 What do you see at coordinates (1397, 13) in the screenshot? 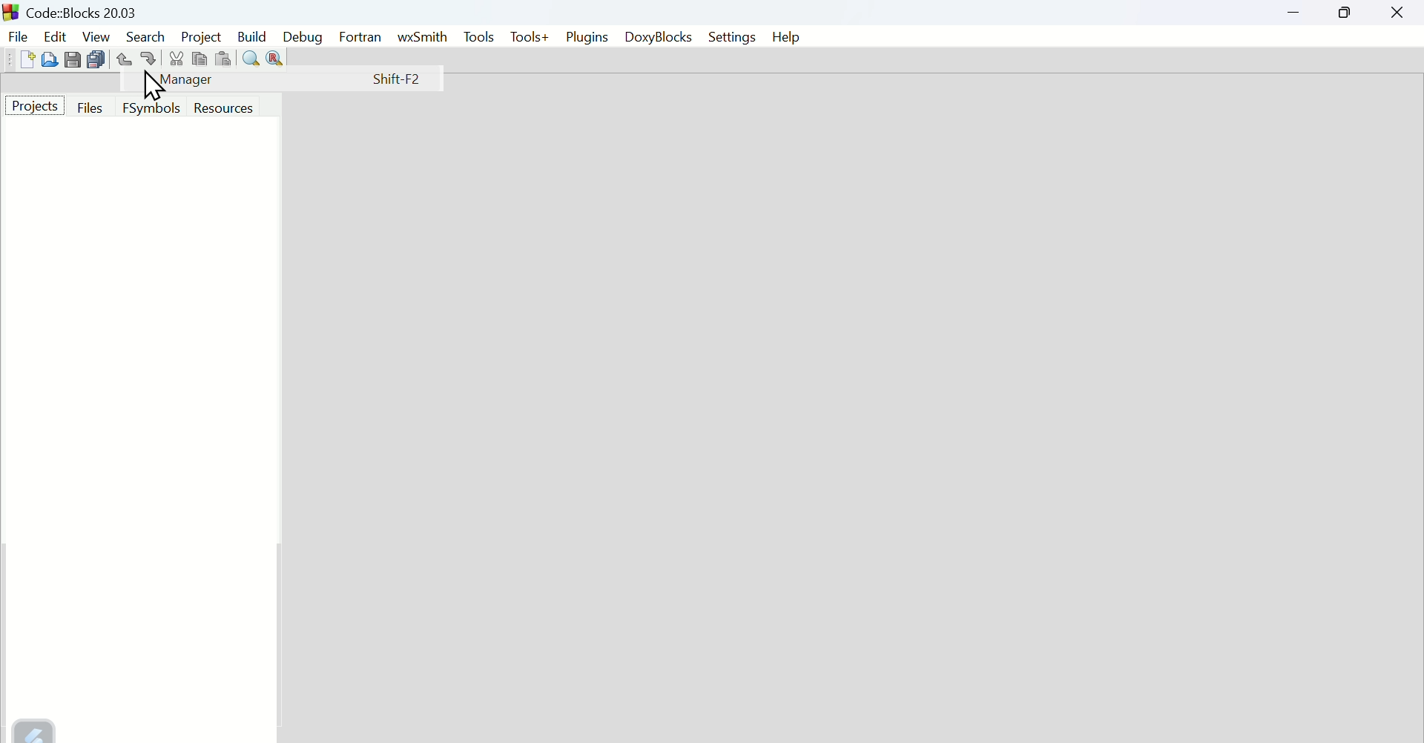
I see `Close` at bounding box center [1397, 13].